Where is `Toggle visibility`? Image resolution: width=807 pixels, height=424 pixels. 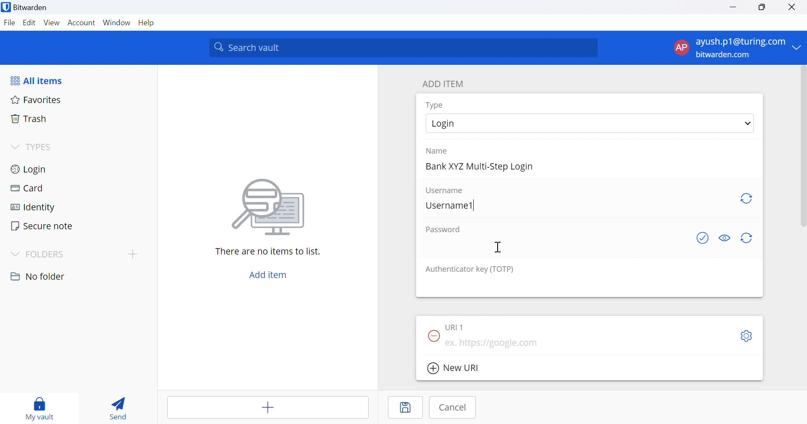
Toggle visibility is located at coordinates (724, 238).